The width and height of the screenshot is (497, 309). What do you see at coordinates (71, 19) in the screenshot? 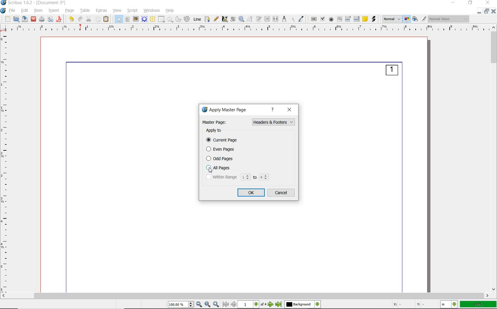
I see `undo` at bounding box center [71, 19].